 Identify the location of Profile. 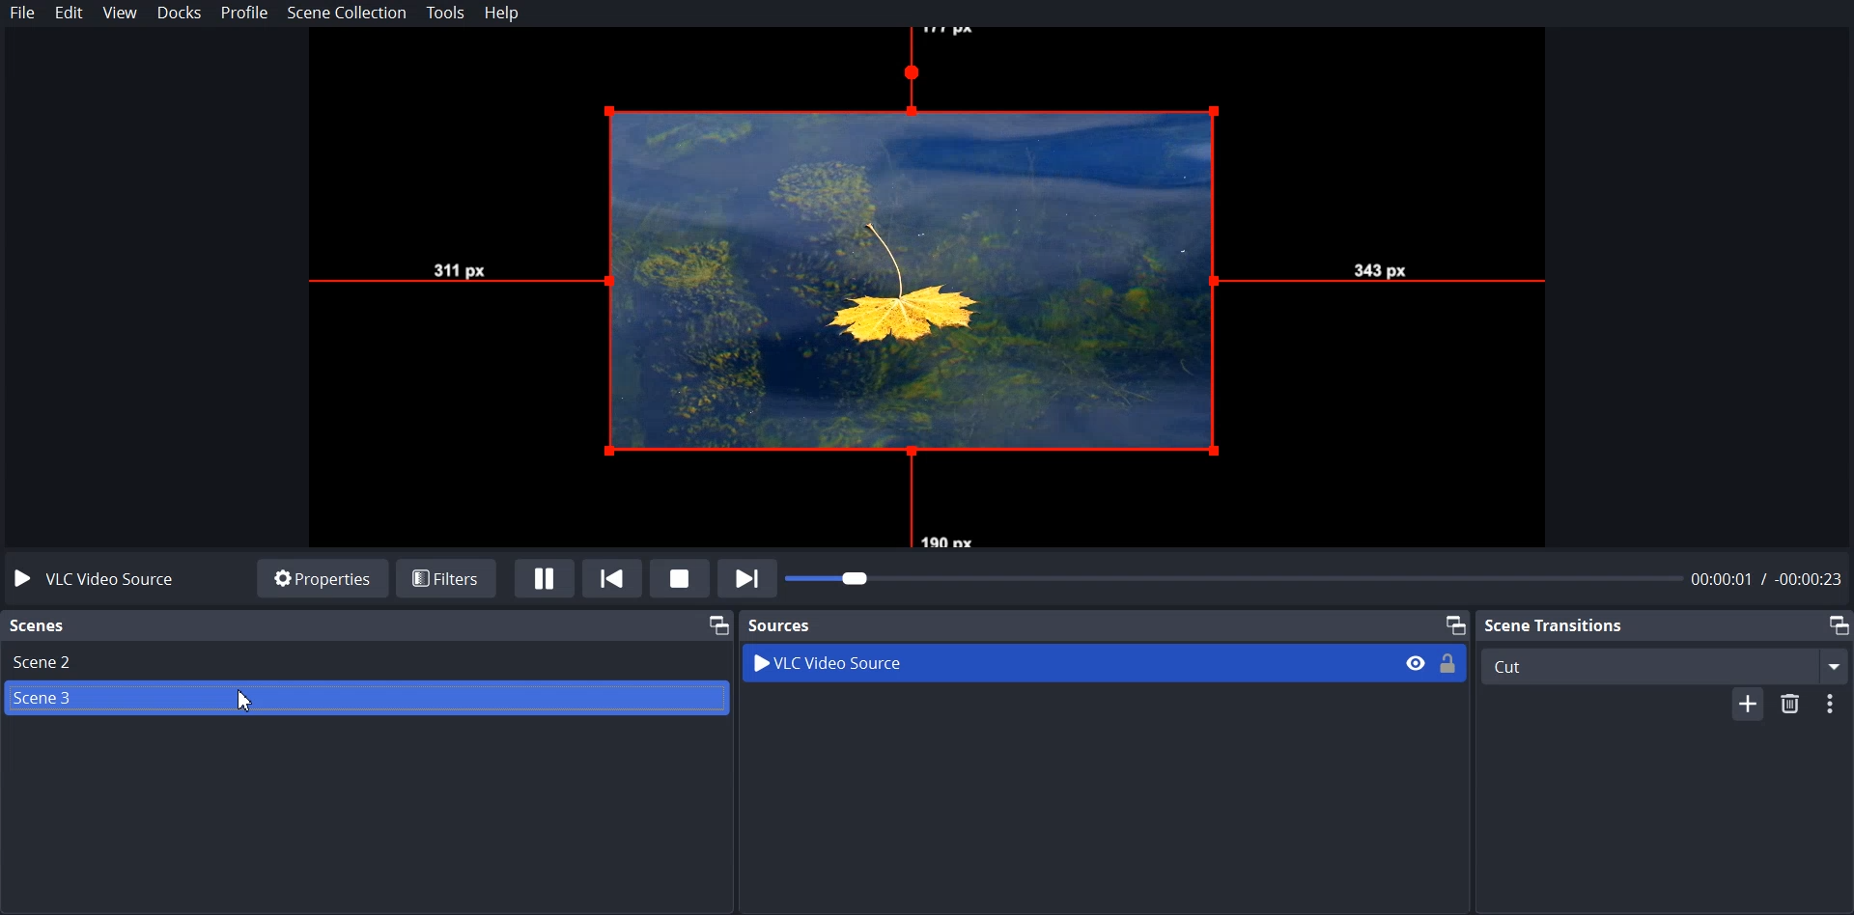
(245, 14).